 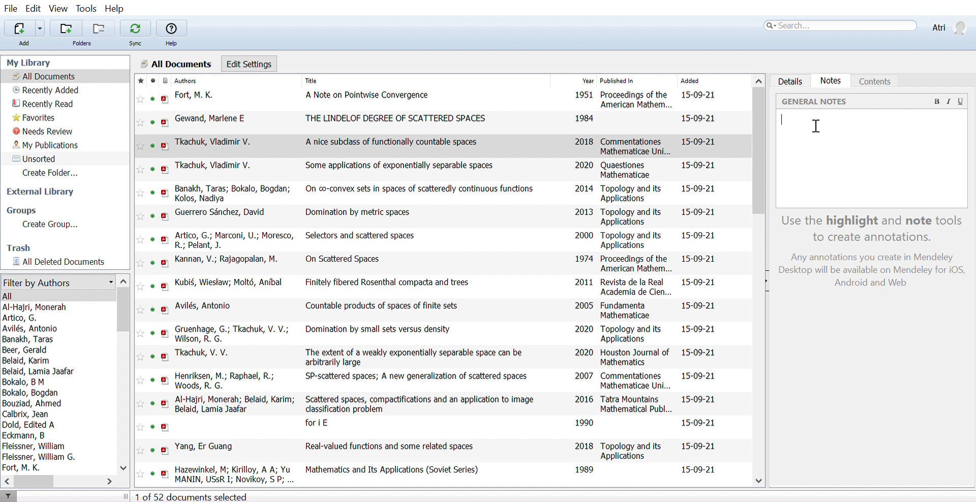 What do you see at coordinates (164, 427) in the screenshot?
I see `open PDF` at bounding box center [164, 427].